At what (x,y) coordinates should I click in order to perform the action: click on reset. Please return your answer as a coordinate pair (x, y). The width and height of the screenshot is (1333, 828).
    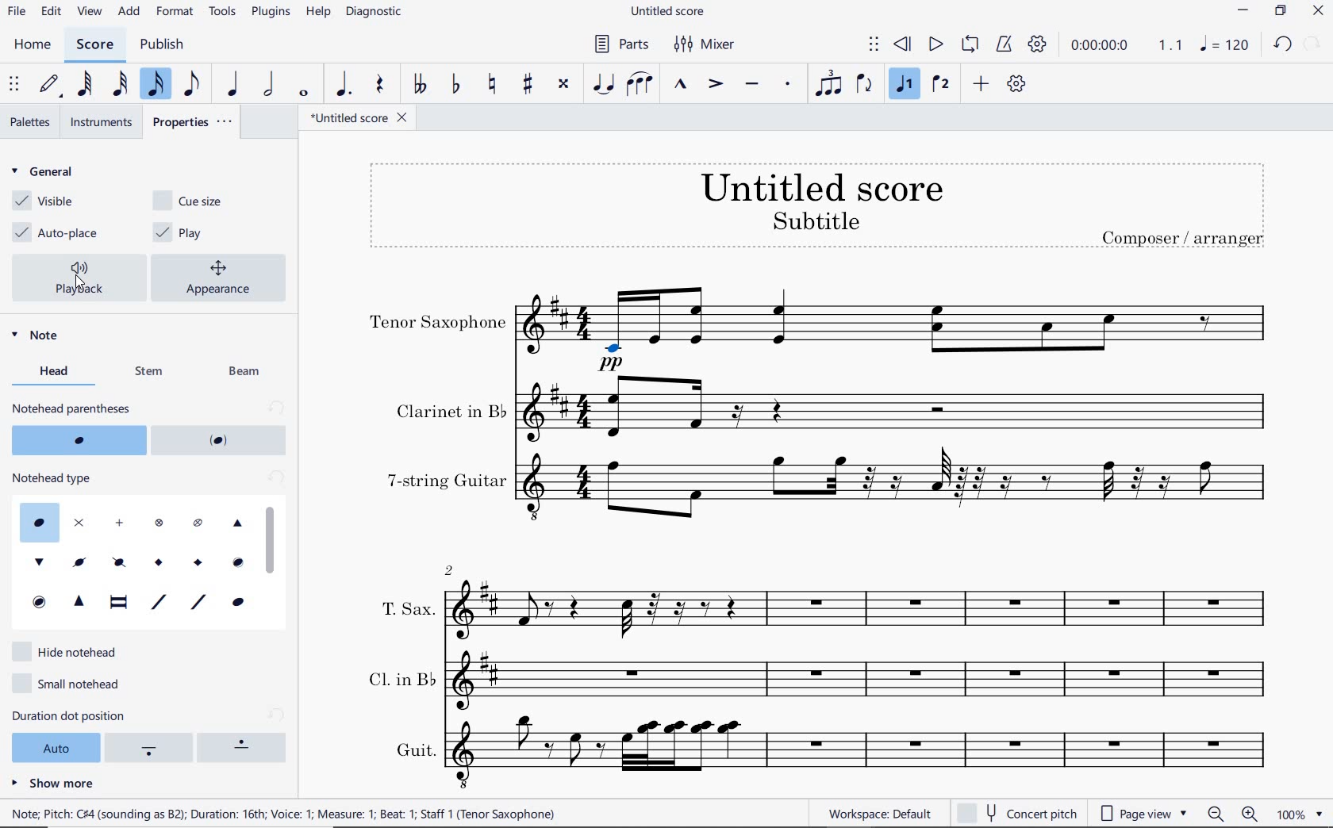
    Looking at the image, I should click on (276, 408).